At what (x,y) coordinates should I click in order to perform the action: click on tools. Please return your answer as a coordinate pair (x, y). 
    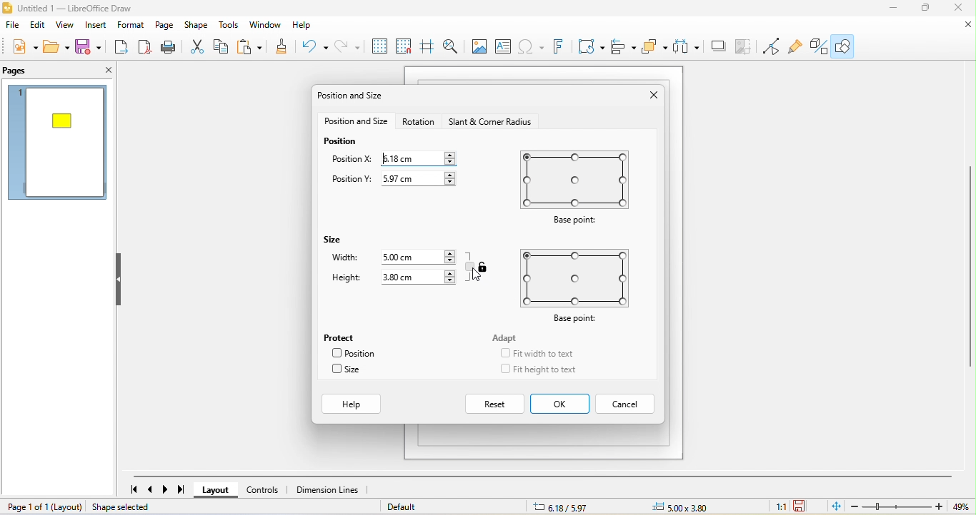
    Looking at the image, I should click on (229, 26).